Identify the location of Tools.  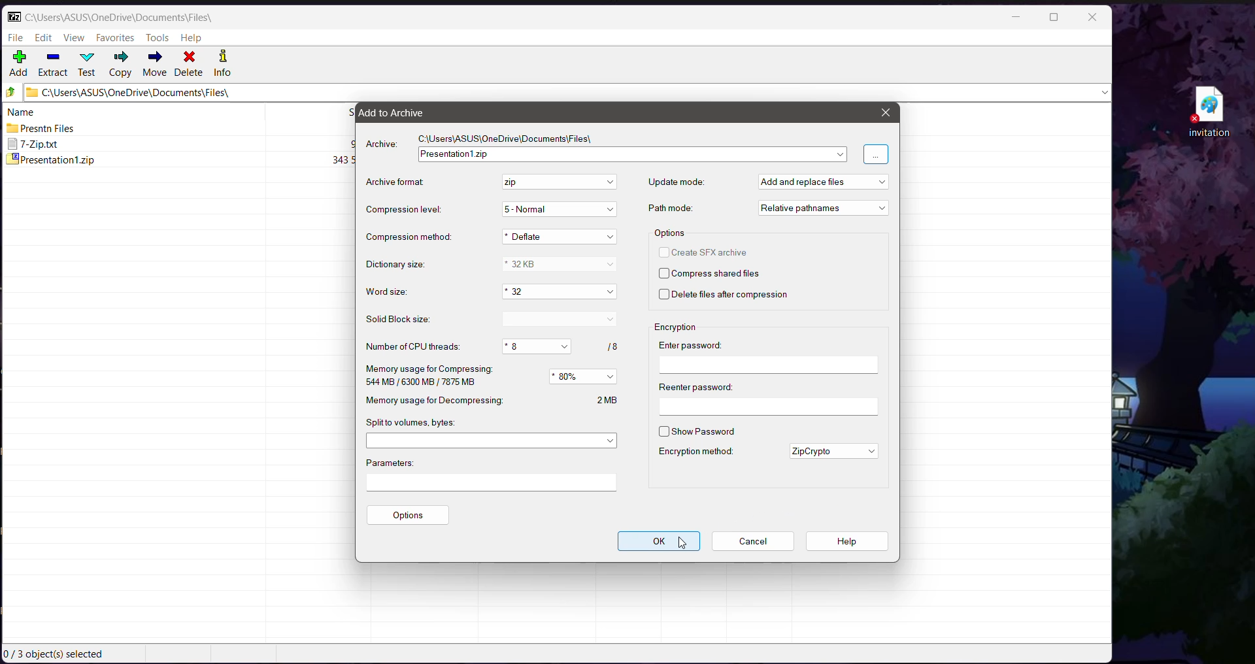
(157, 38).